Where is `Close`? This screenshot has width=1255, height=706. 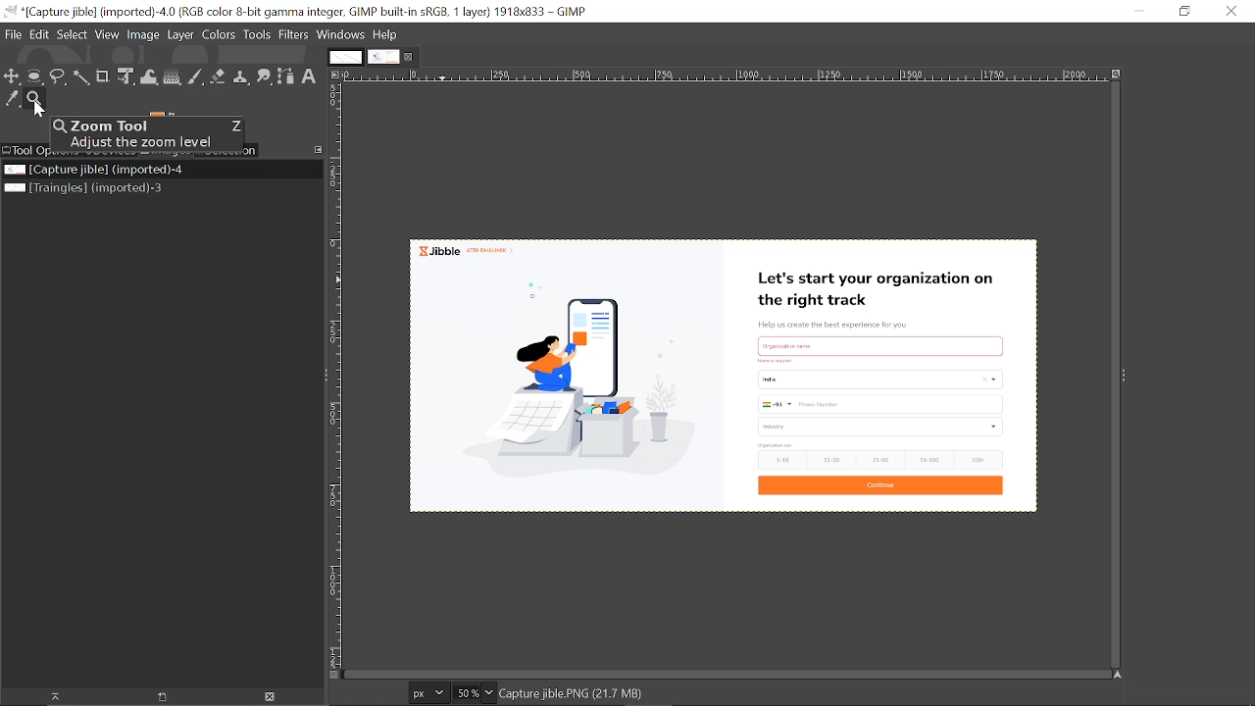 Close is located at coordinates (410, 58).